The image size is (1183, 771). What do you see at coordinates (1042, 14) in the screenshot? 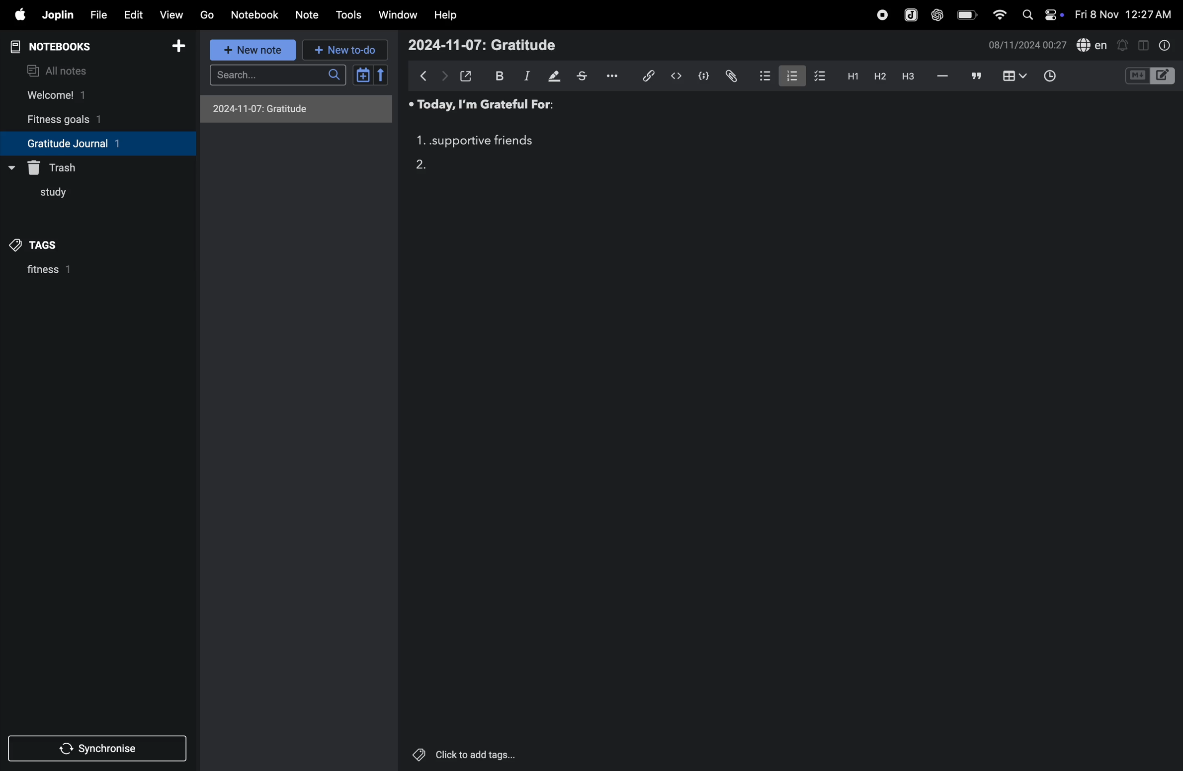
I see `apple widgets` at bounding box center [1042, 14].